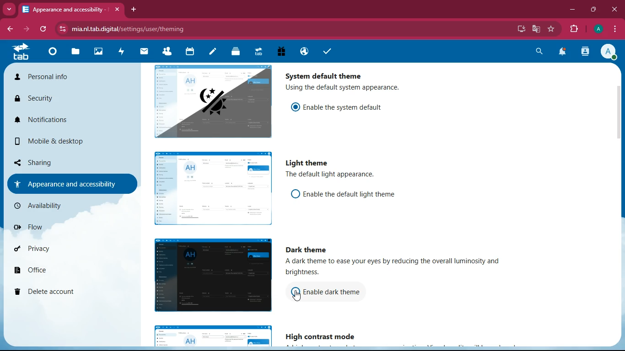  Describe the element at coordinates (296, 106) in the screenshot. I see `on` at that location.